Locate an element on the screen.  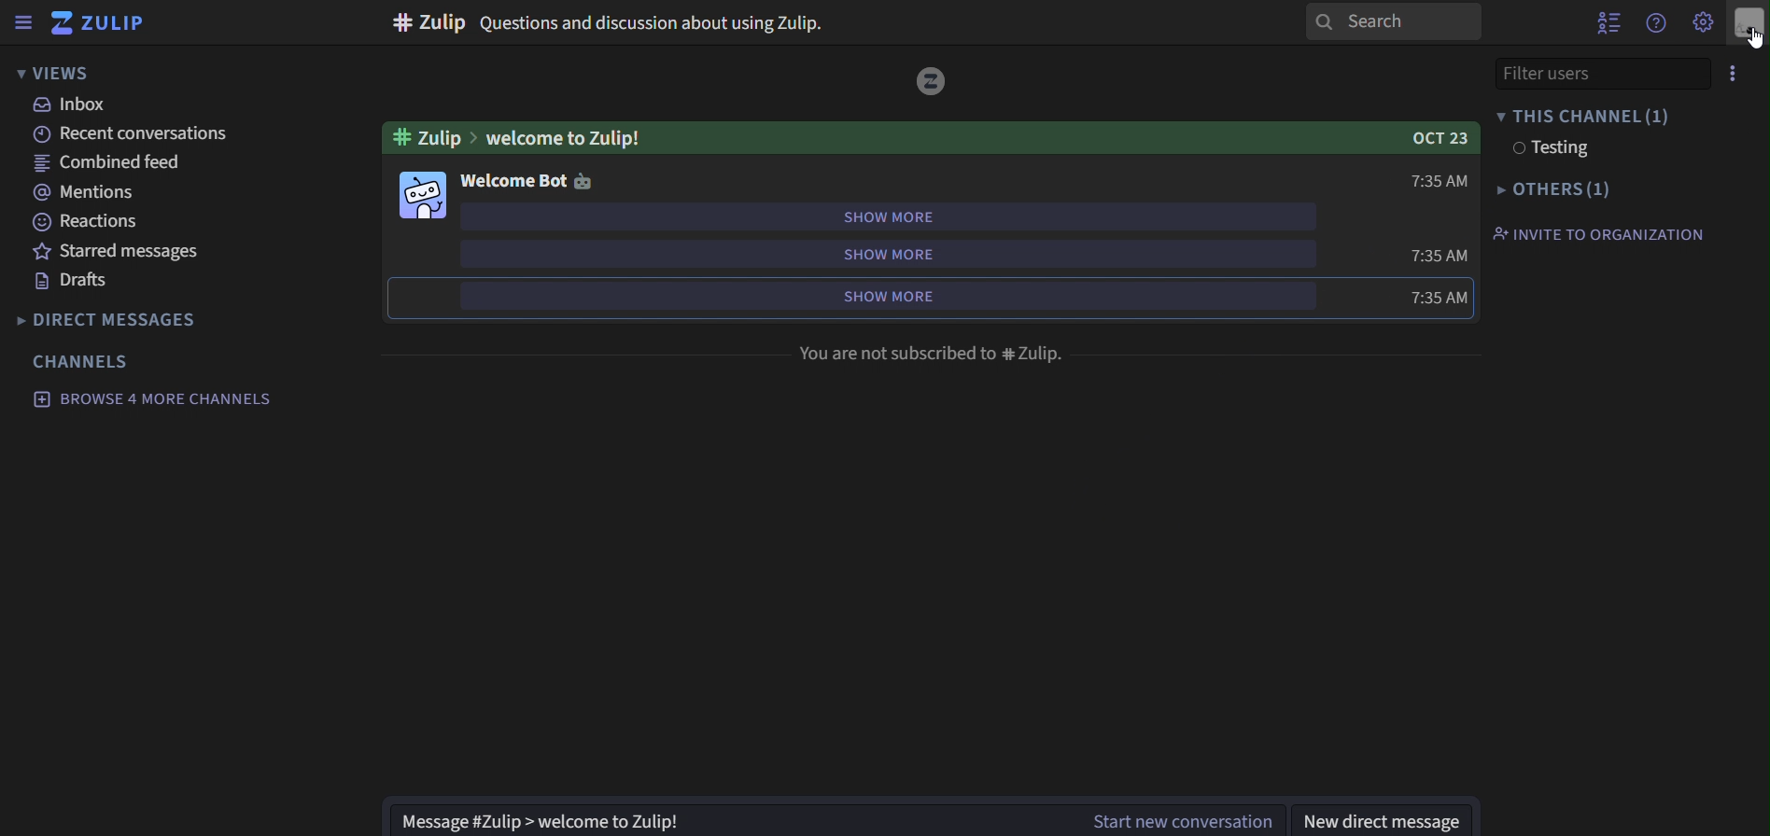
#Zulip > welcome to Zulip! is located at coordinates (526, 138).